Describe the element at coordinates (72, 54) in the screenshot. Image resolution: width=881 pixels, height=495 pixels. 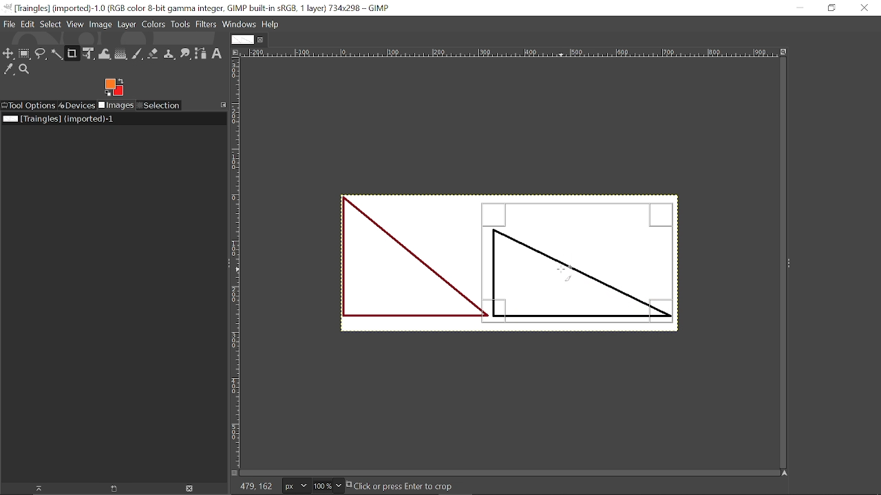
I see `Crop tool` at that location.